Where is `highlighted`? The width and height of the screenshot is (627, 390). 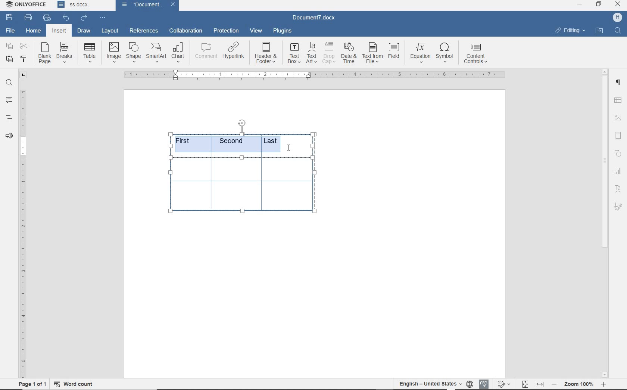 highlighted is located at coordinates (234, 143).